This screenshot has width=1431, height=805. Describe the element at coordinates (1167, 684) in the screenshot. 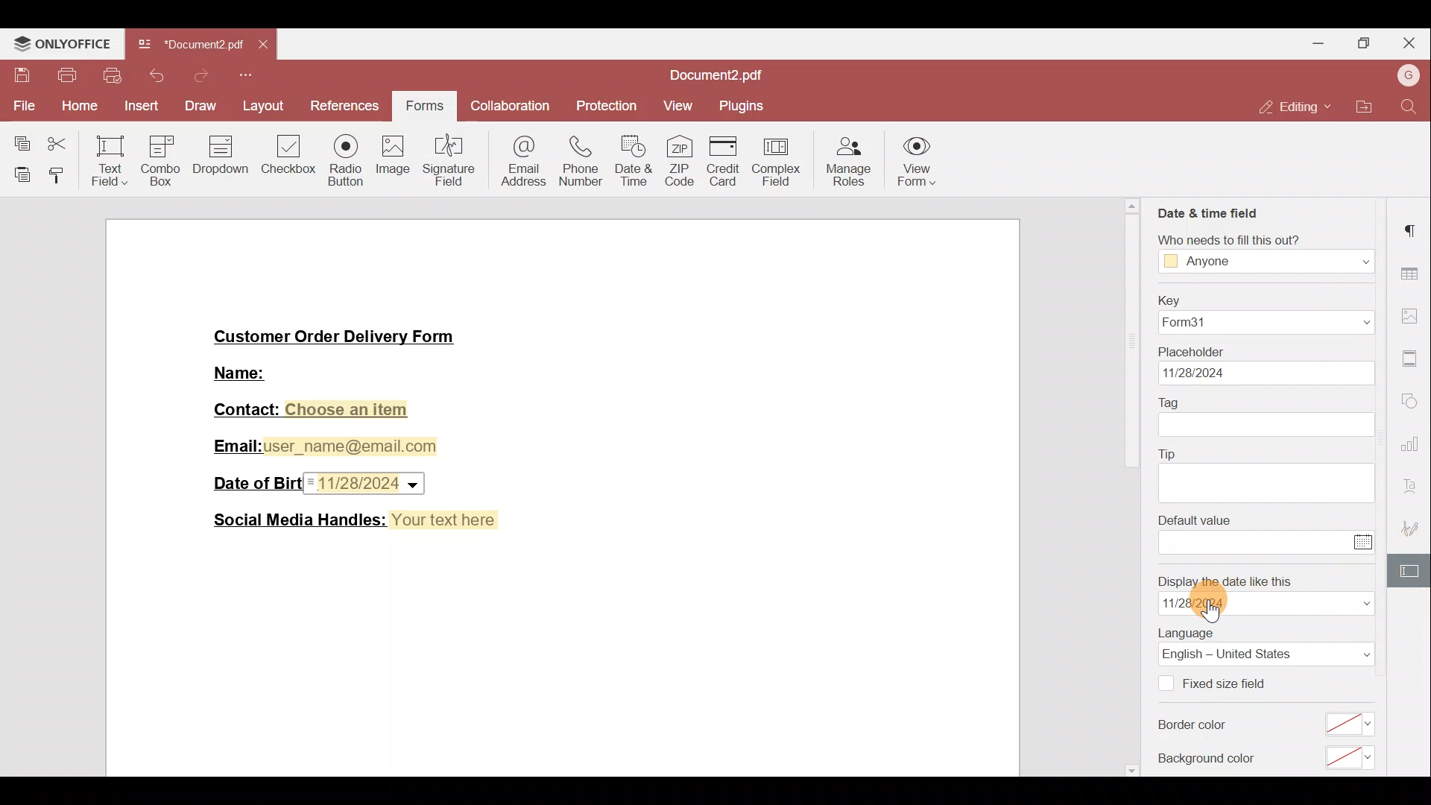

I see `Checkbox ` at that location.